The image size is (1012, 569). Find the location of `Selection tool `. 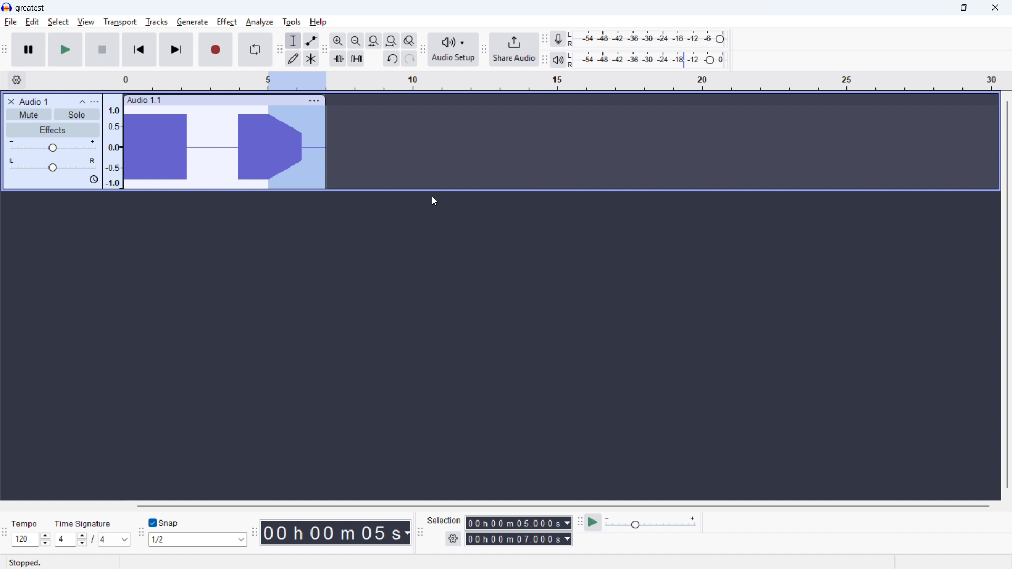

Selection tool  is located at coordinates (294, 40).